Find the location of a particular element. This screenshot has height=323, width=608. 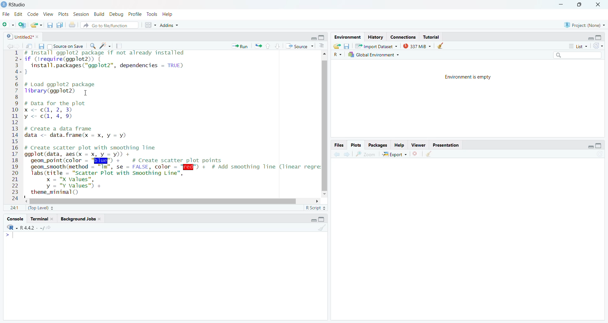

Console is located at coordinates (14, 220).